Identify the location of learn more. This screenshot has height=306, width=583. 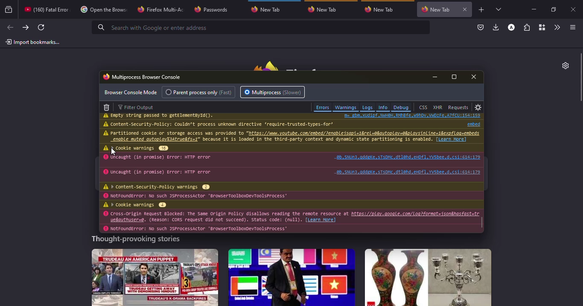
(322, 220).